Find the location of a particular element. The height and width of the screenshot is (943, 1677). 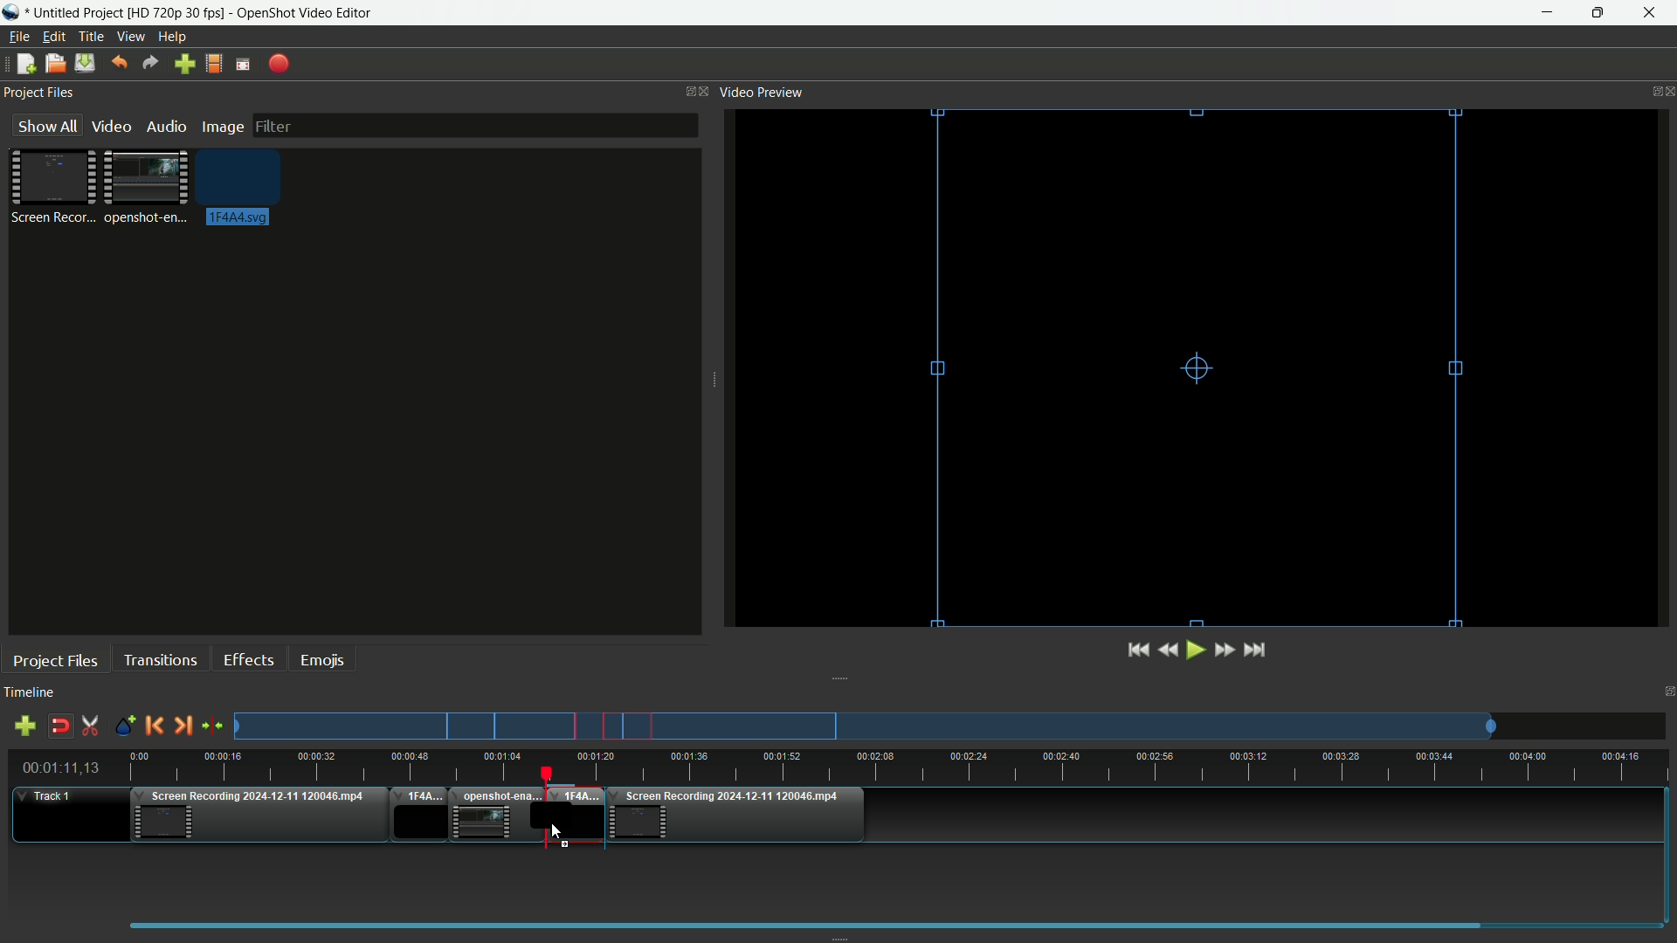

Project files is located at coordinates (38, 93).